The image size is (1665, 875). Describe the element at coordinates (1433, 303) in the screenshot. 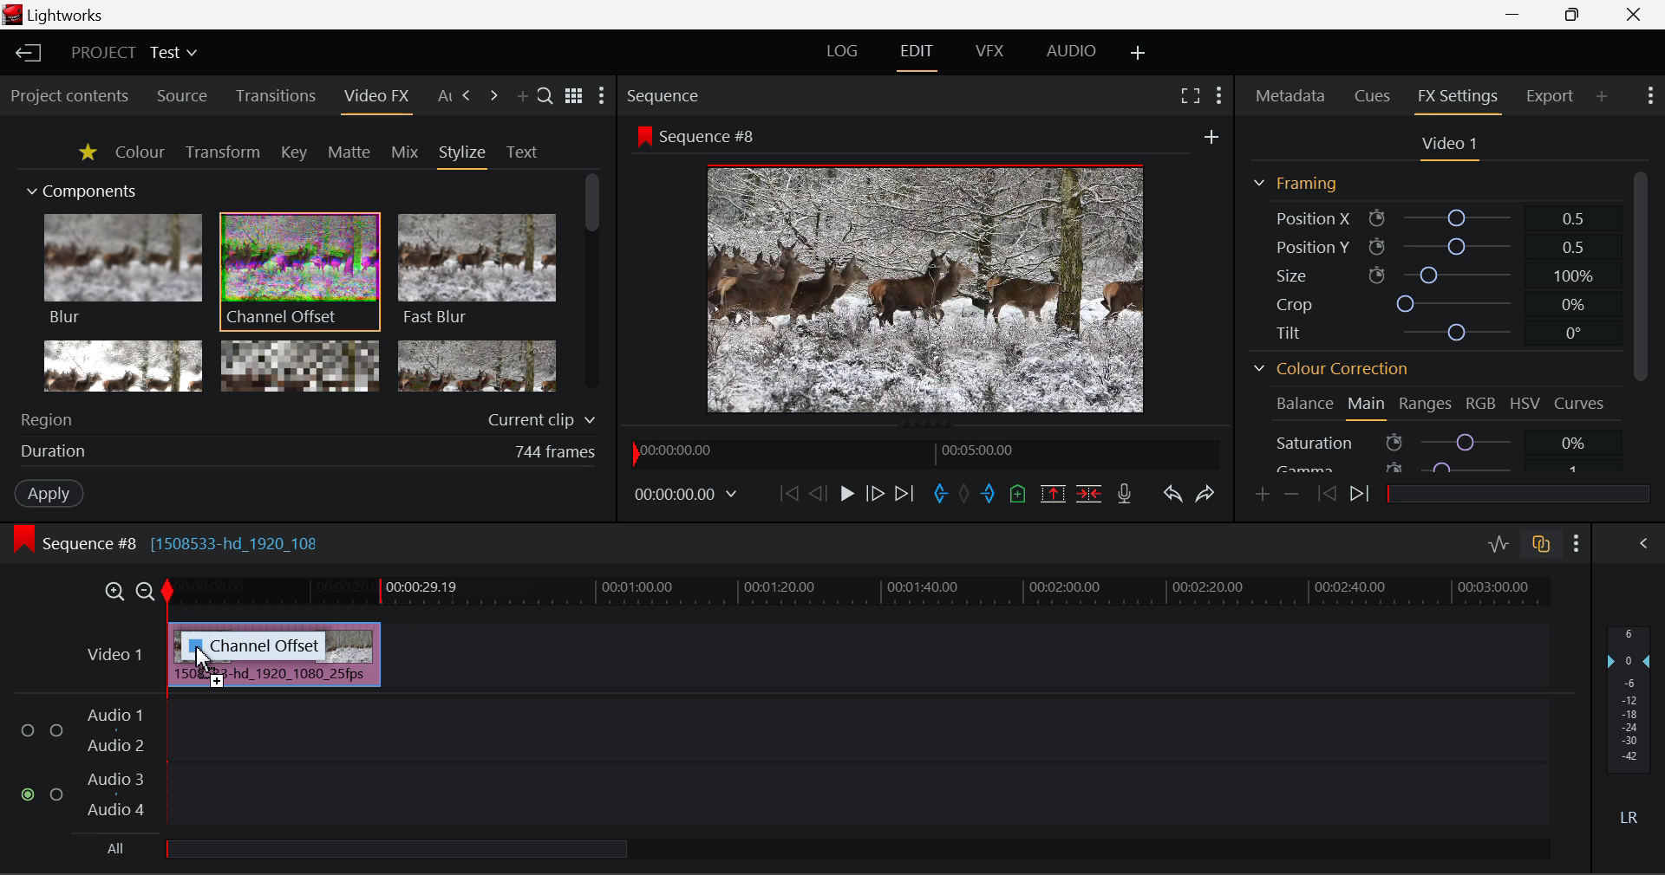

I see `Crop` at that location.